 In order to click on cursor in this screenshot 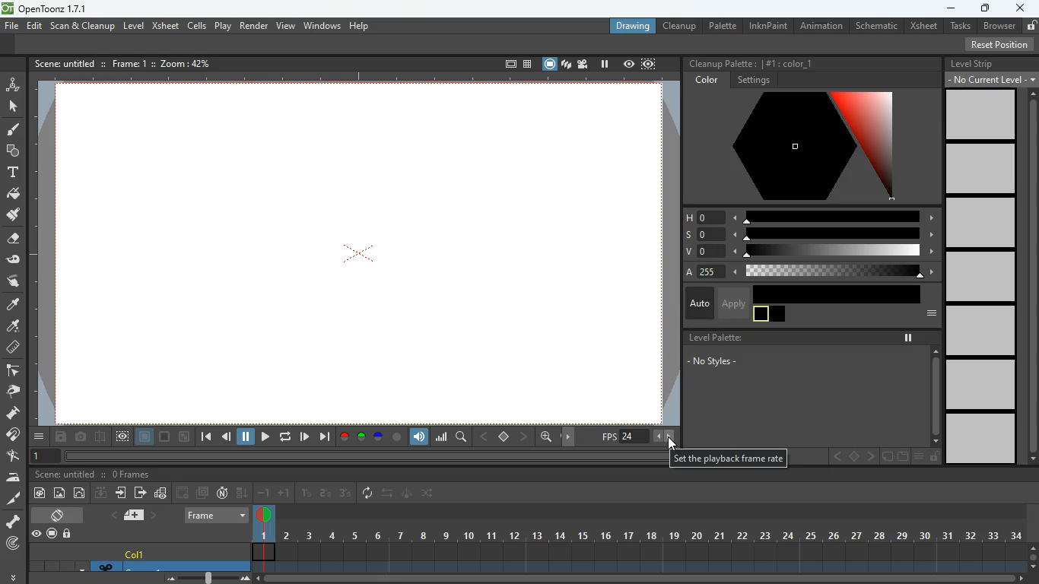, I will do `click(675, 441)`.